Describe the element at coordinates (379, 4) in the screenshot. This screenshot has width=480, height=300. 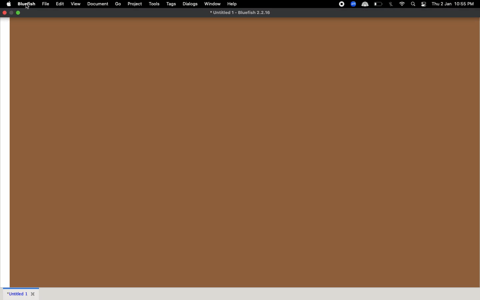
I see `charge` at that location.